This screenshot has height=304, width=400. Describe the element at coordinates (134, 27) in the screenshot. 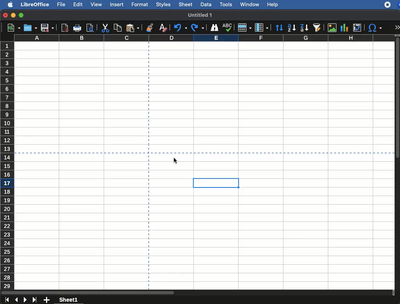

I see `paste` at that location.